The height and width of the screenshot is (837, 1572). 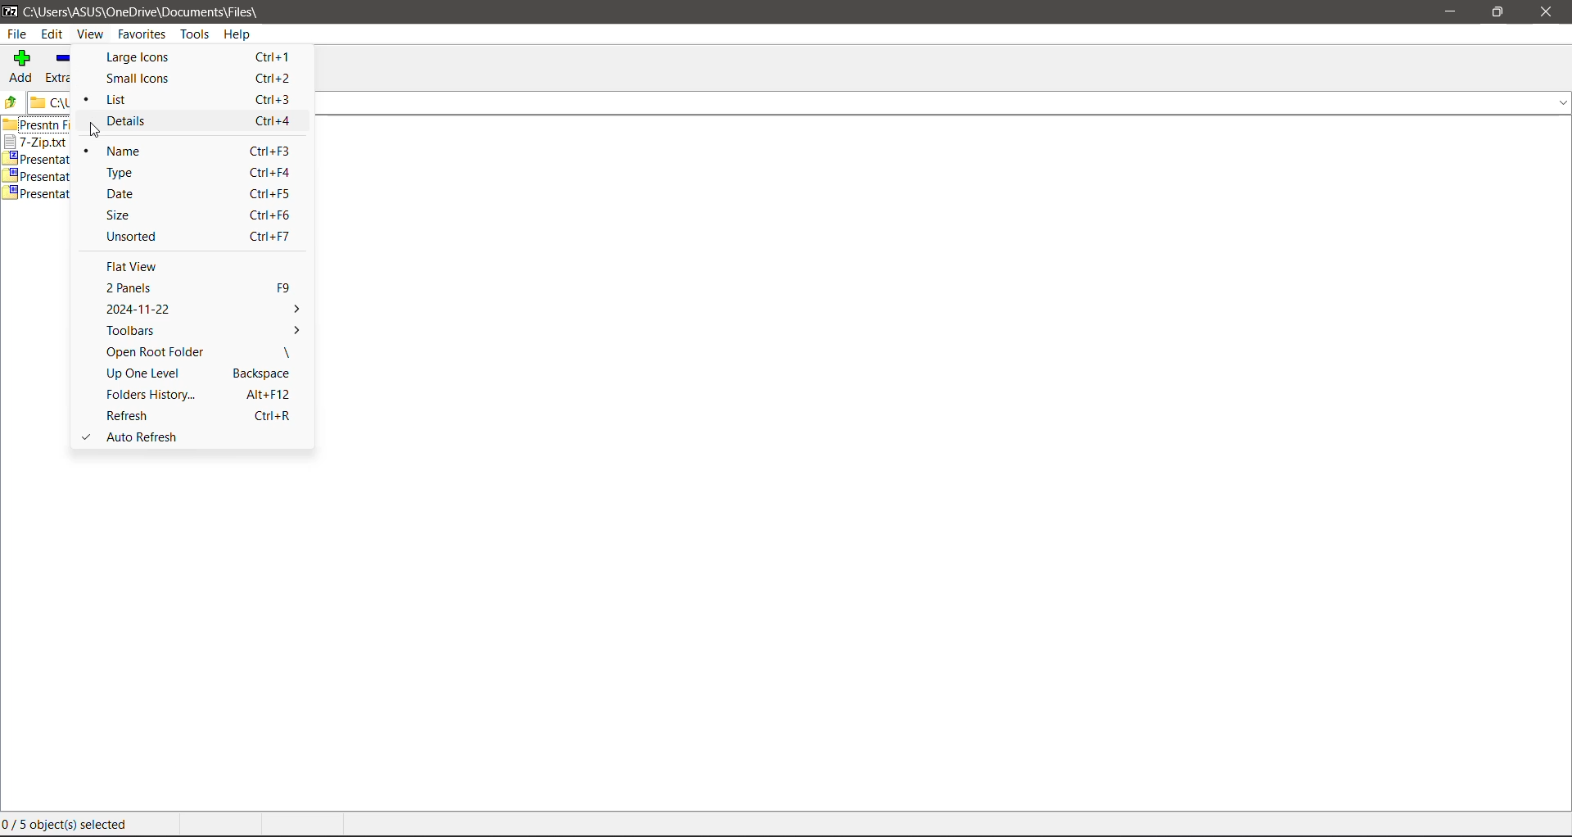 I want to click on Edit, so click(x=55, y=35).